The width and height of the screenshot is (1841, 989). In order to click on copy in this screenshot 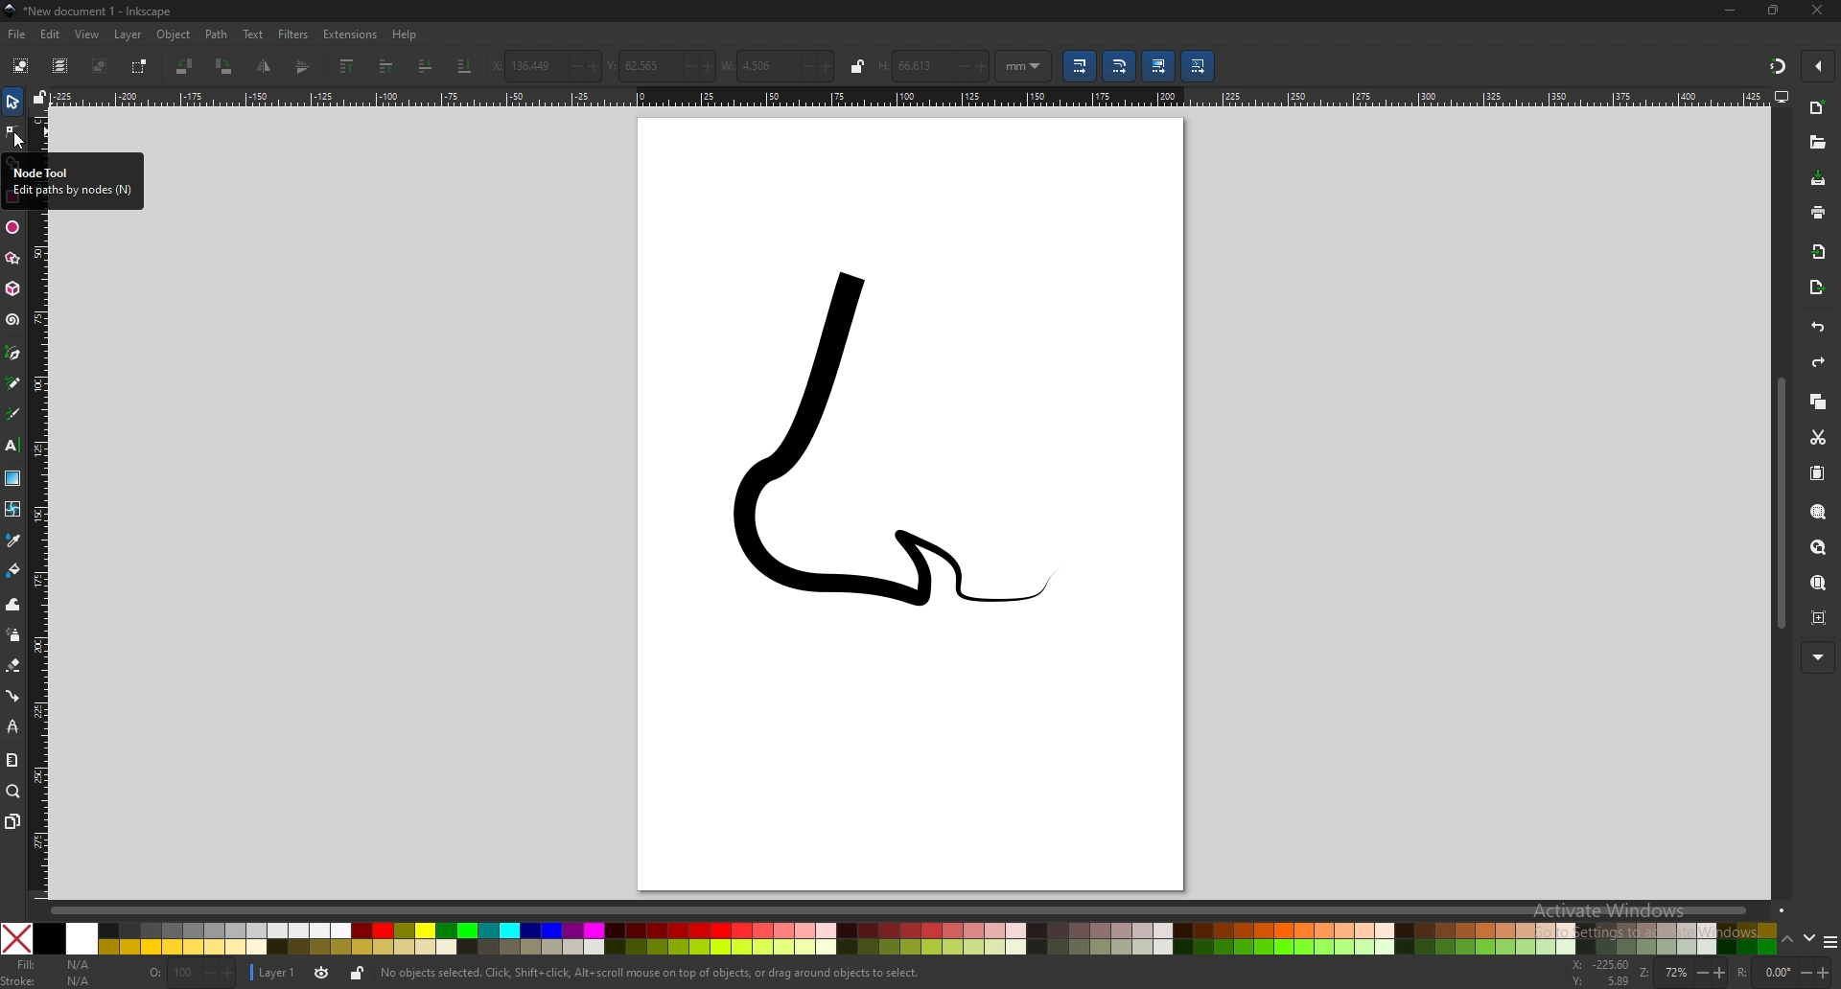, I will do `click(1818, 402)`.